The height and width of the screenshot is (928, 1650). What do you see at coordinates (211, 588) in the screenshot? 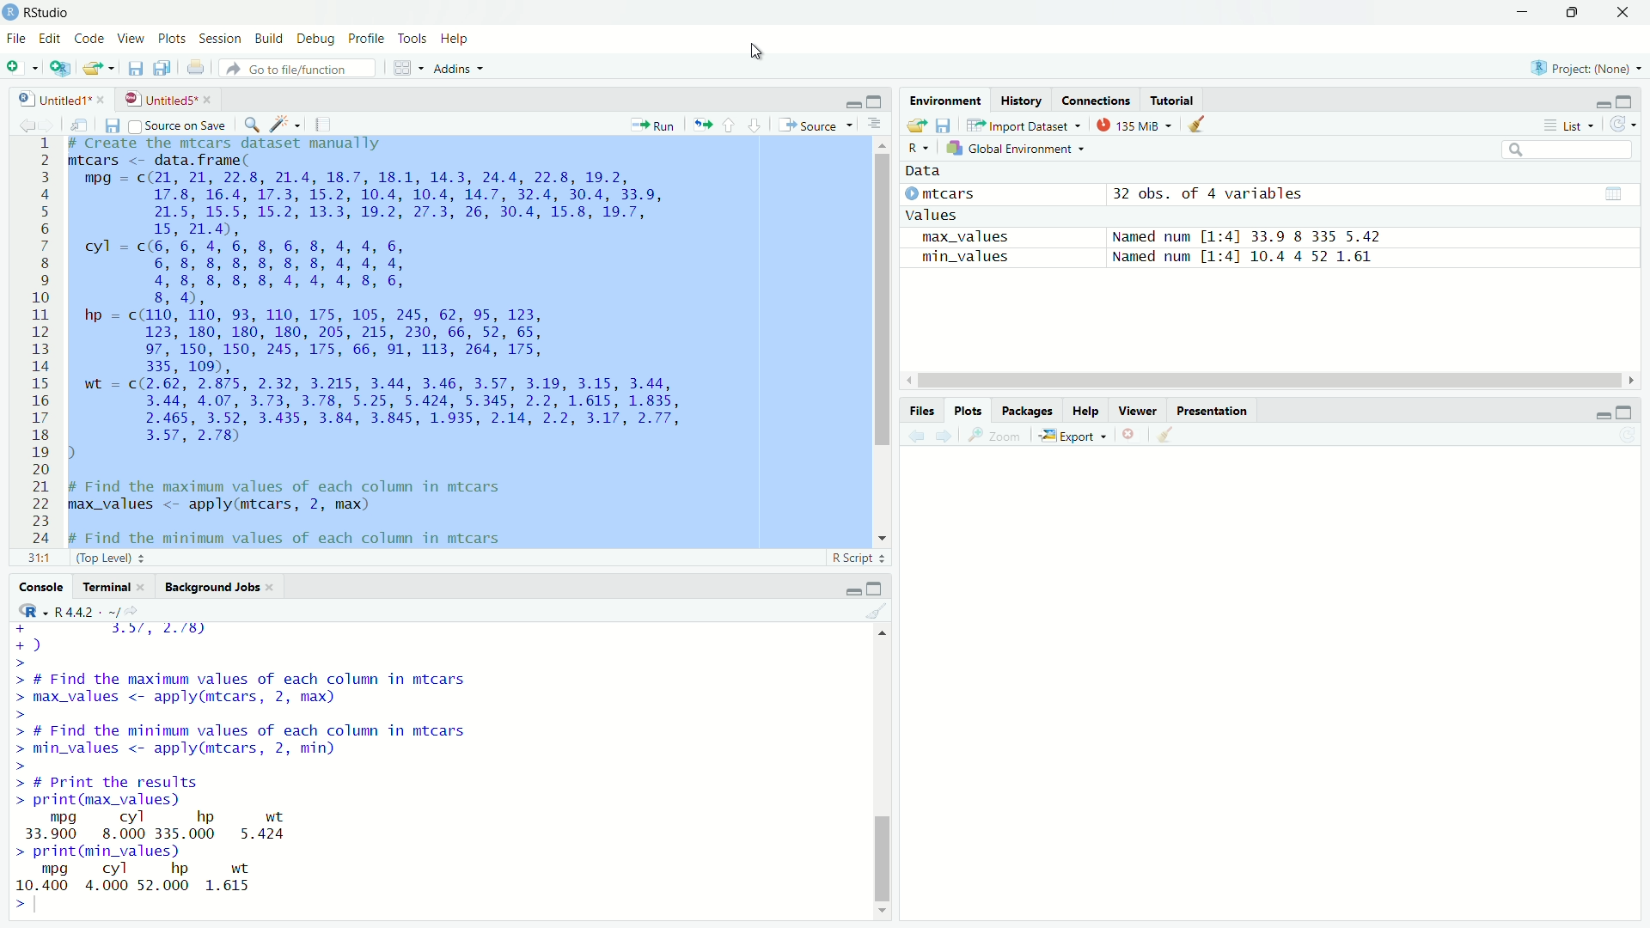
I see `Background Jobs` at bounding box center [211, 588].